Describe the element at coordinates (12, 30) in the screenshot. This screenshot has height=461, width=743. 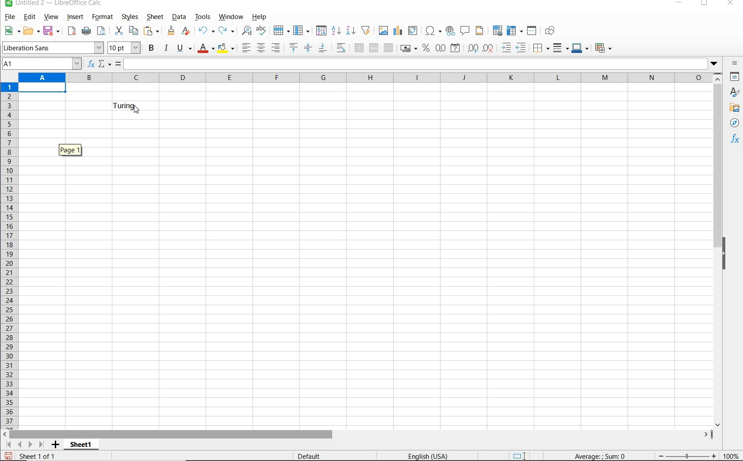
I see `NEW` at that location.